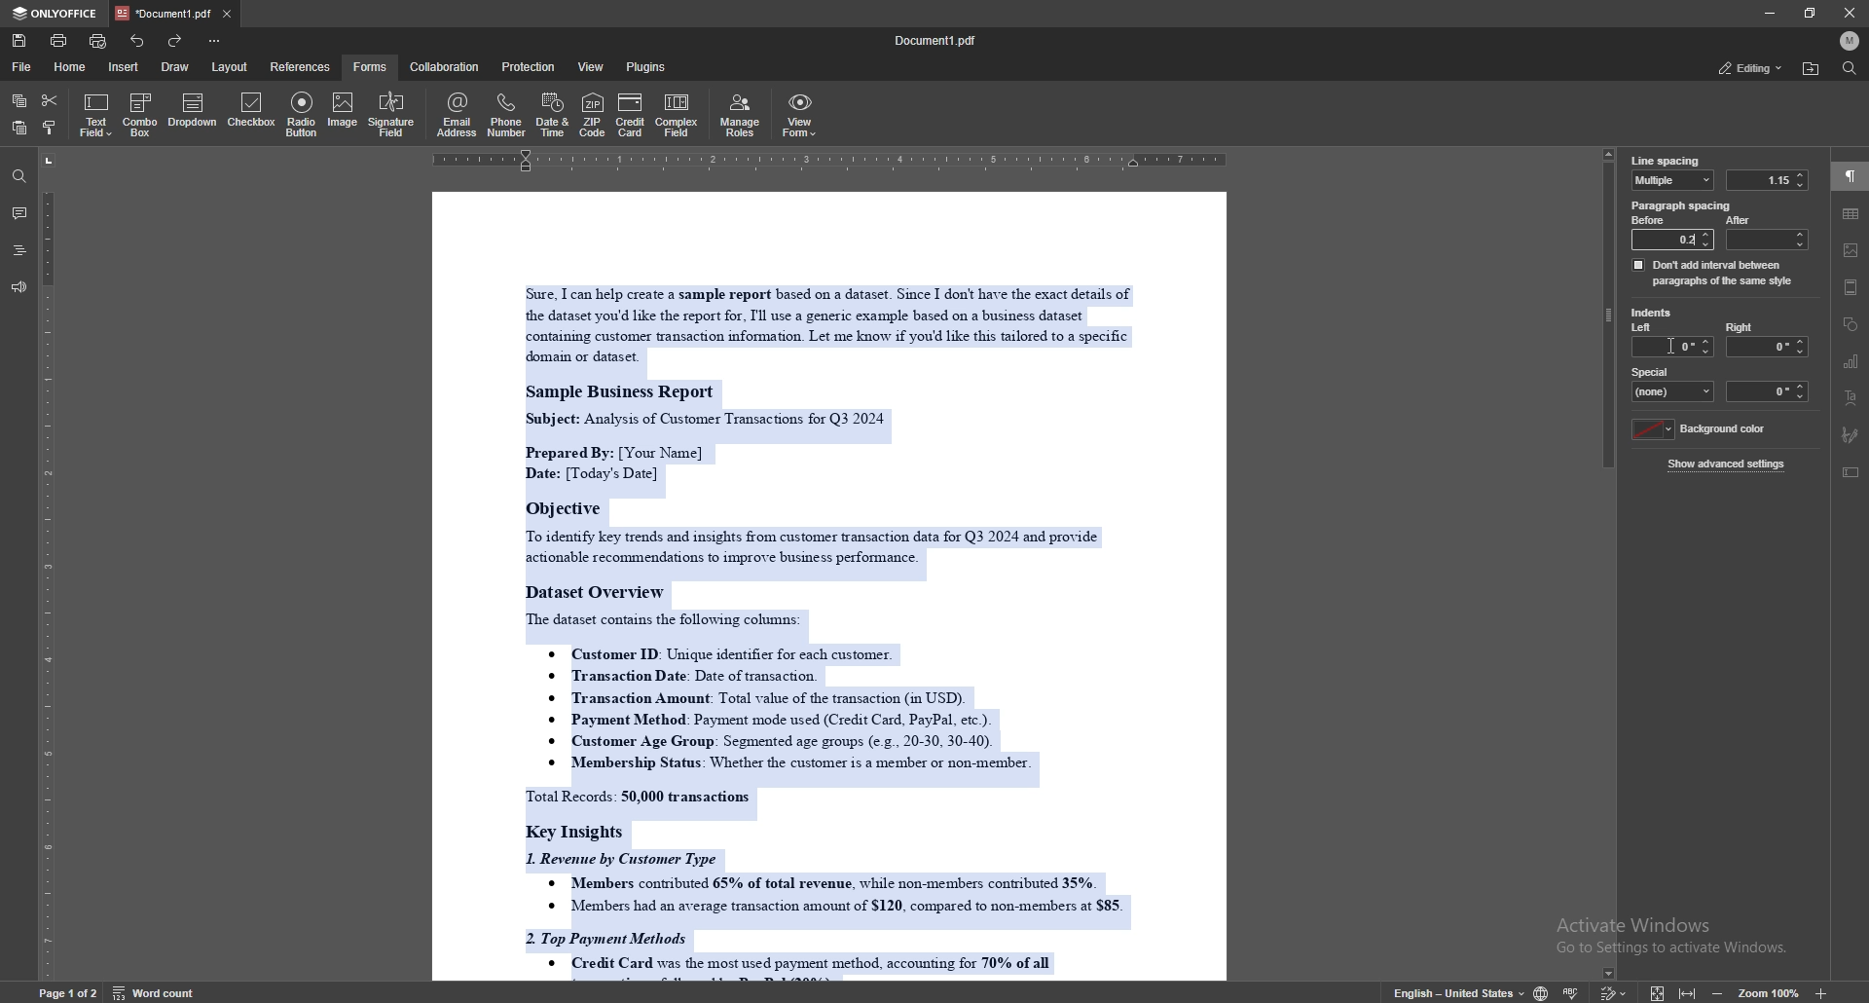  I want to click on protection, so click(531, 66).